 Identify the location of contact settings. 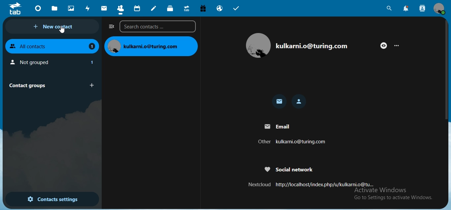
(52, 199).